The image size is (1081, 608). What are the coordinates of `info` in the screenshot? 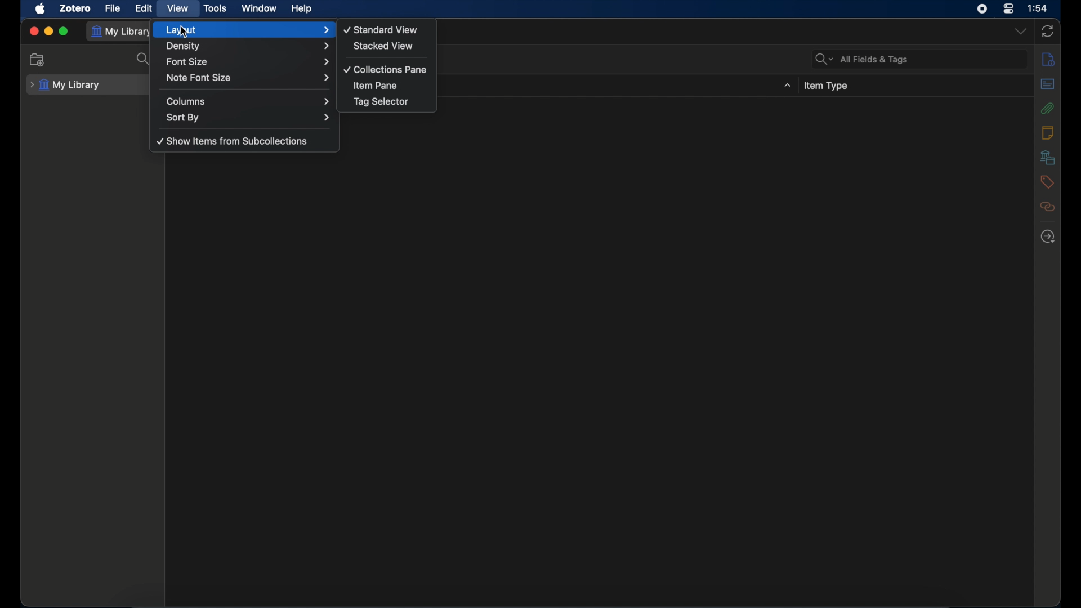 It's located at (1048, 60).